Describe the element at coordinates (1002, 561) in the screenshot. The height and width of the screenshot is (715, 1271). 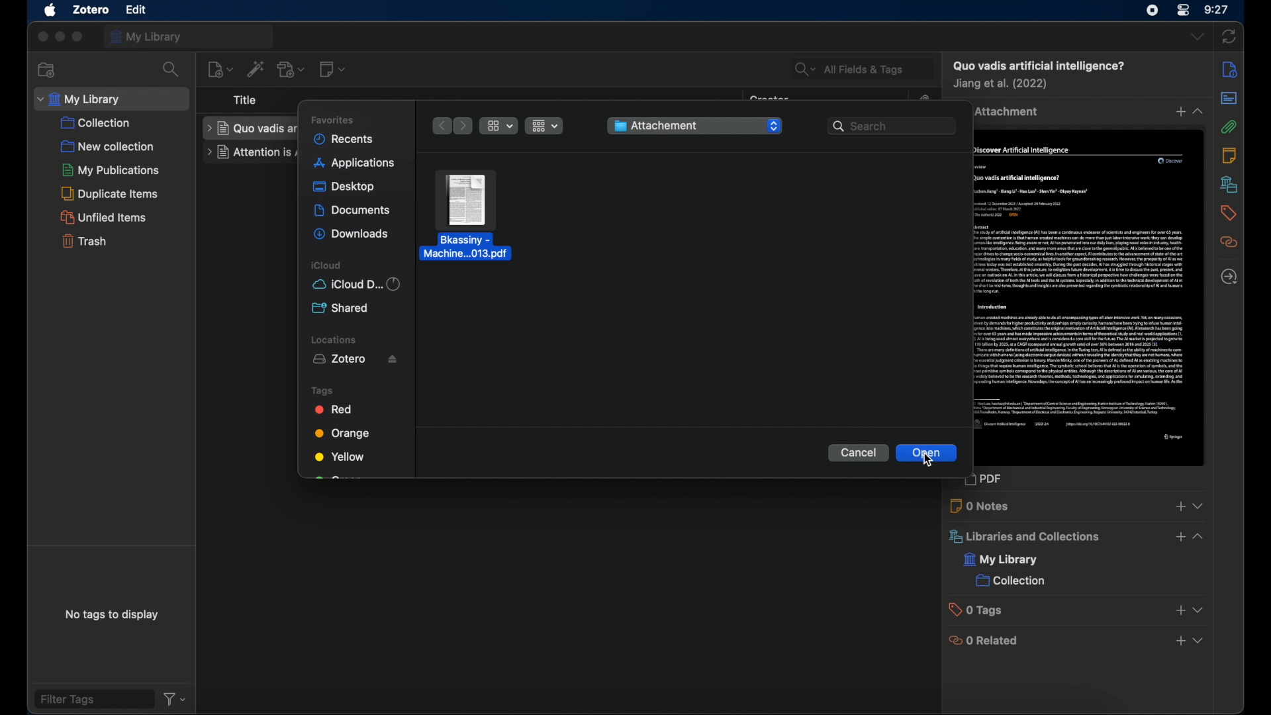
I see `my library` at that location.